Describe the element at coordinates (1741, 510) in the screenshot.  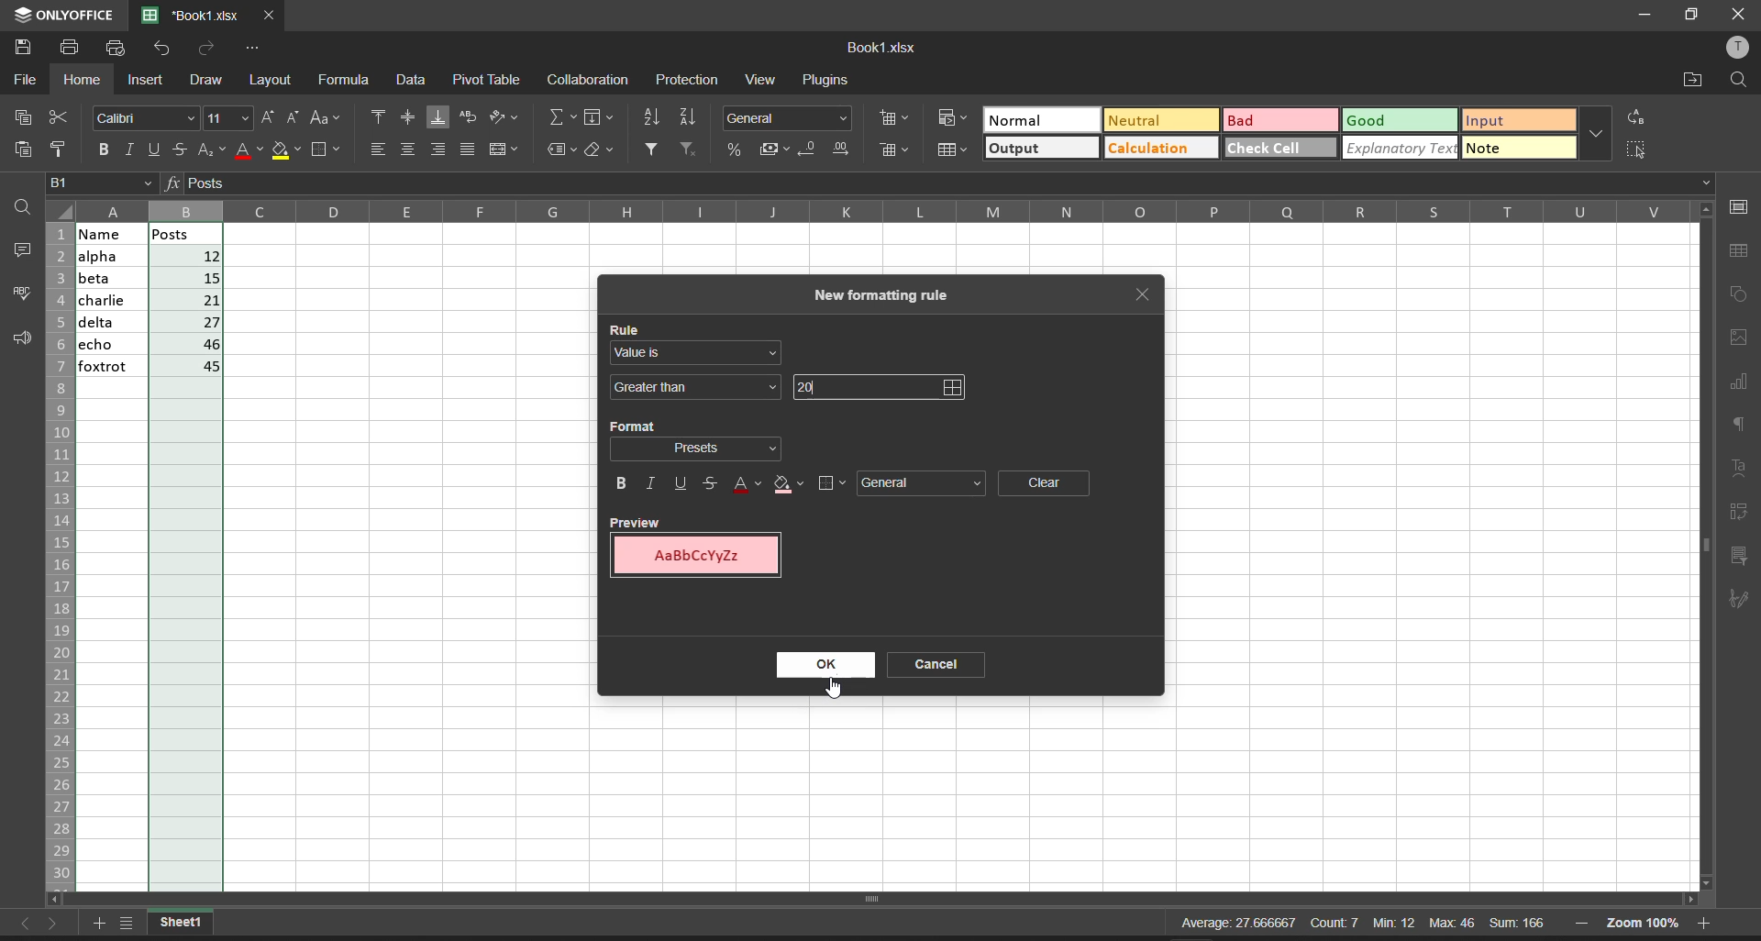
I see `pivot table settings` at that location.